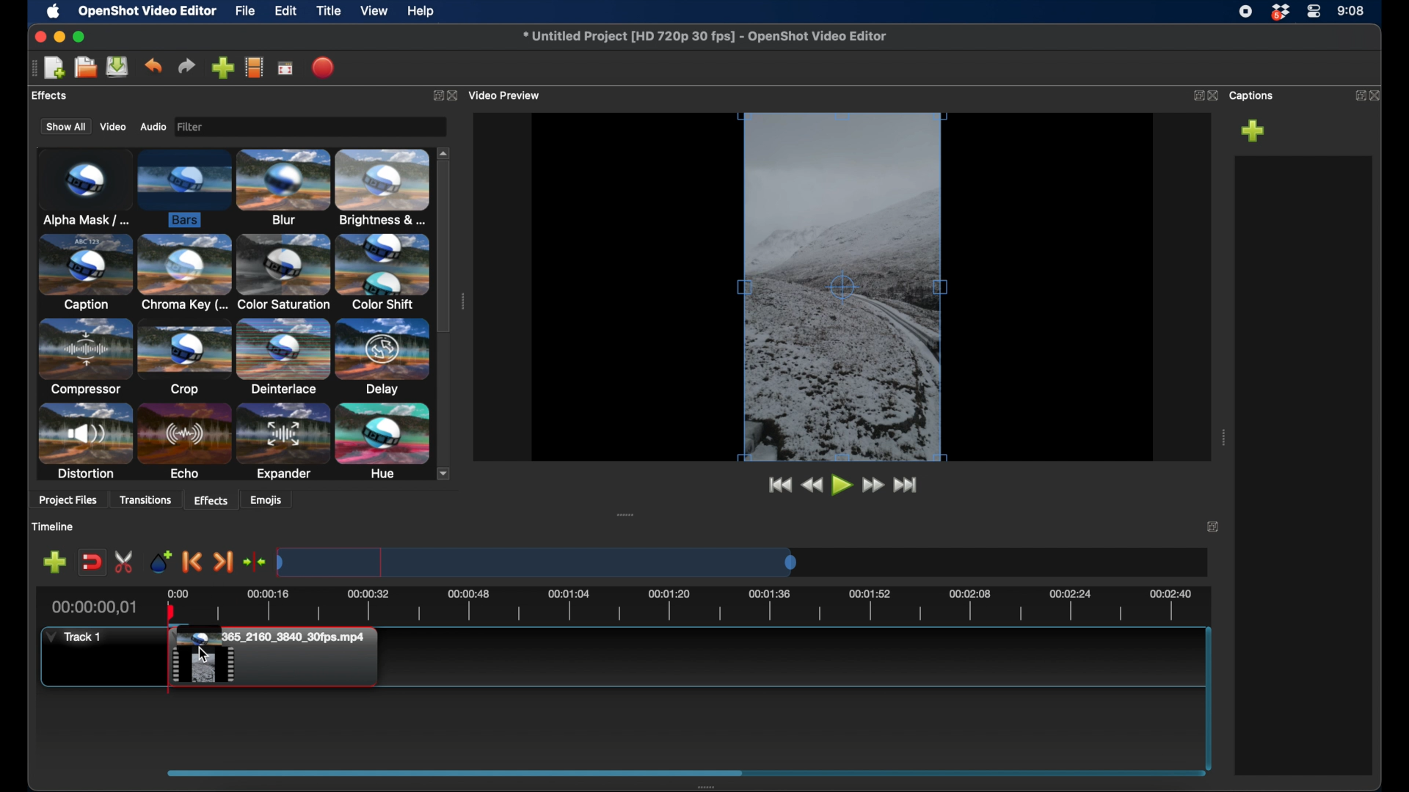 The height and width of the screenshot is (792, 1409). I want to click on maximize, so click(81, 37).